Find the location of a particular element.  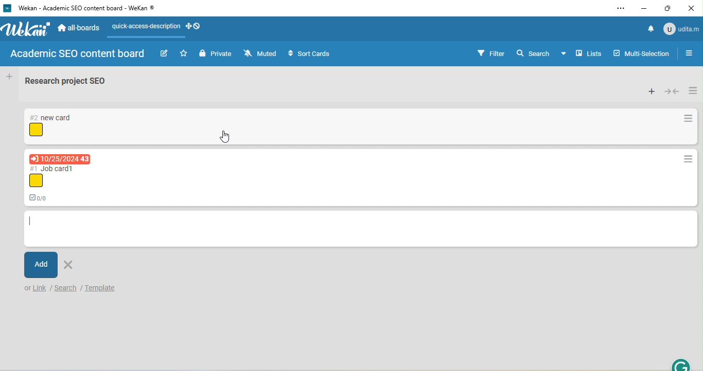

account is located at coordinates (680, 28).